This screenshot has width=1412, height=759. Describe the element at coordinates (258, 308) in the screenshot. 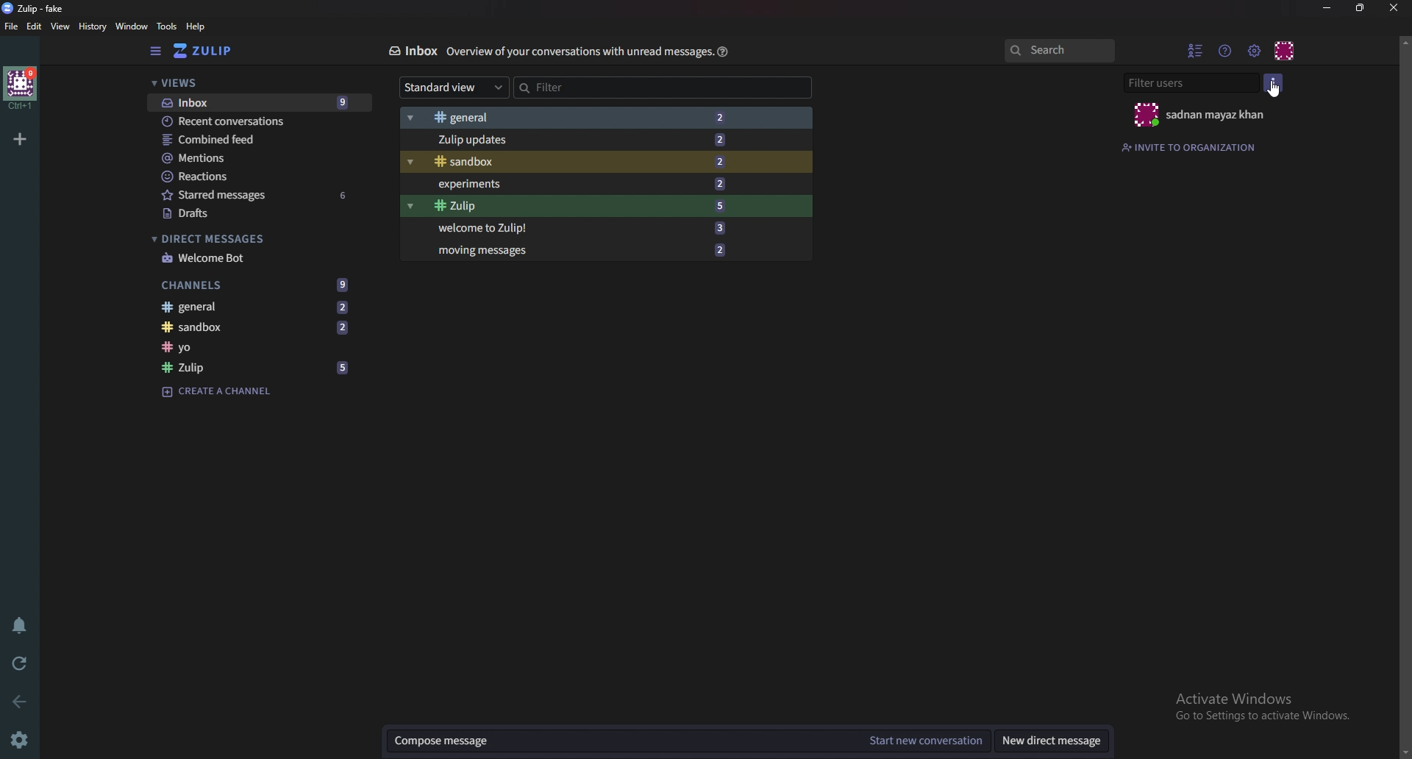

I see `General` at that location.